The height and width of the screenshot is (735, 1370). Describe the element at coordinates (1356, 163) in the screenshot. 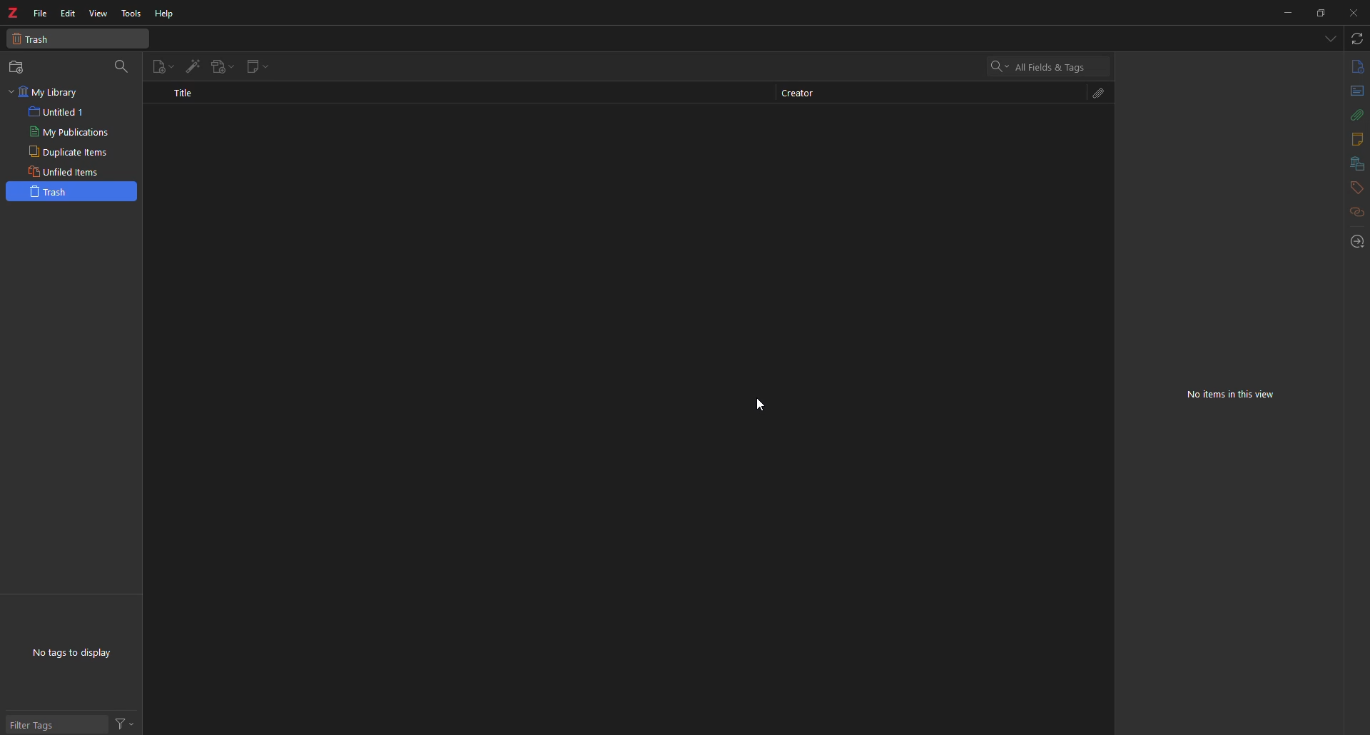

I see `library` at that location.